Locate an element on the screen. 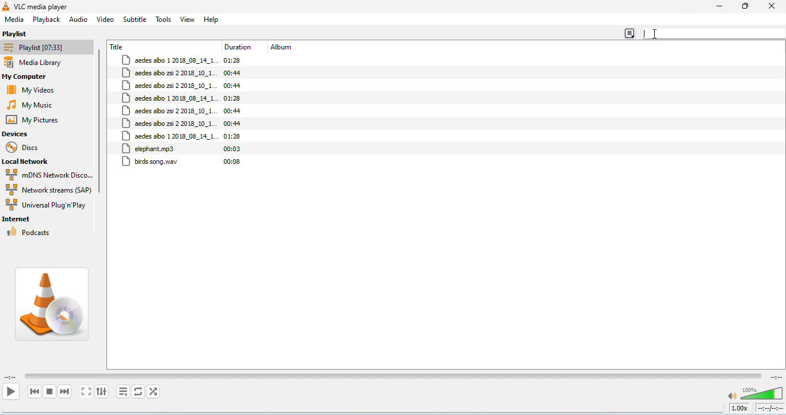 The width and height of the screenshot is (786, 415). title is located at coordinates (118, 47).